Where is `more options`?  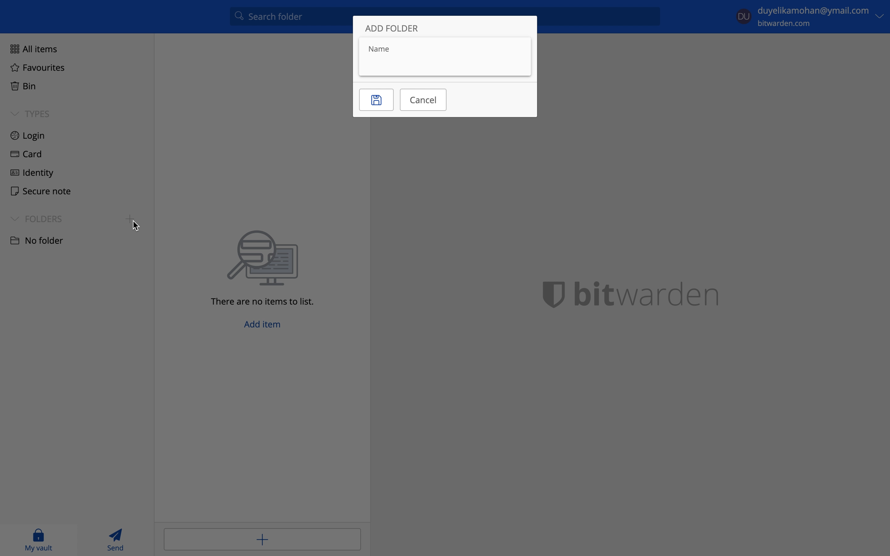
more options is located at coordinates (880, 17).